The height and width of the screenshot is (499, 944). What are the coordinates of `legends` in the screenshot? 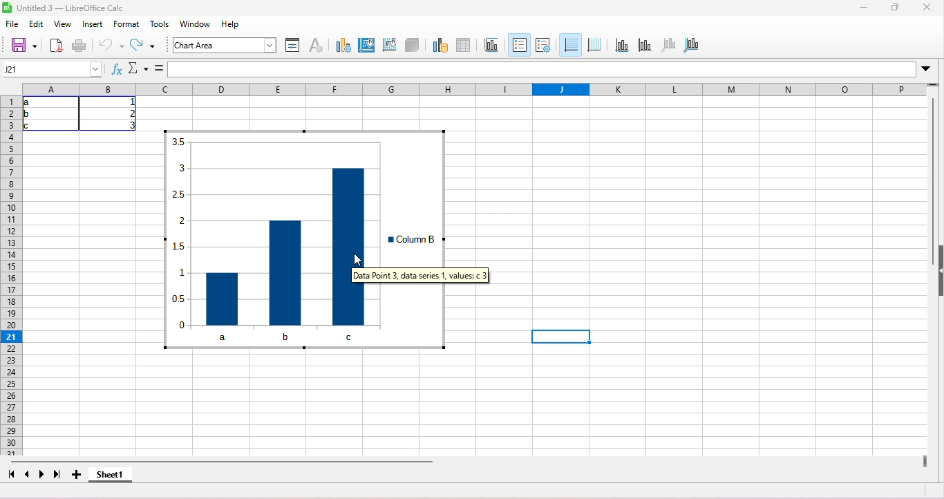 It's located at (543, 44).